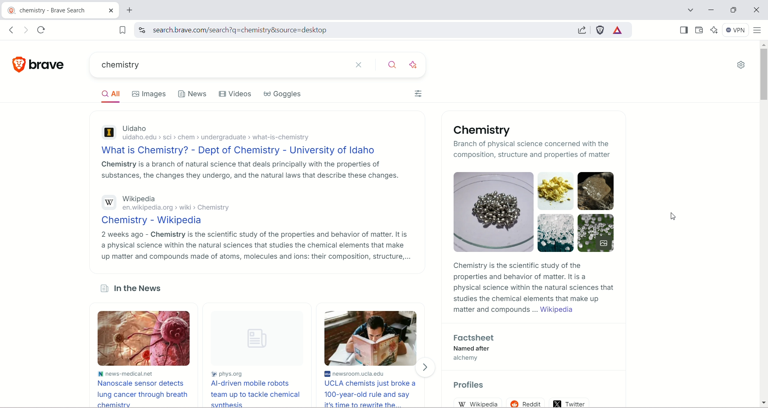 This screenshot has width=768, height=408. Describe the element at coordinates (414, 64) in the screenshot. I see `answer with AI` at that location.